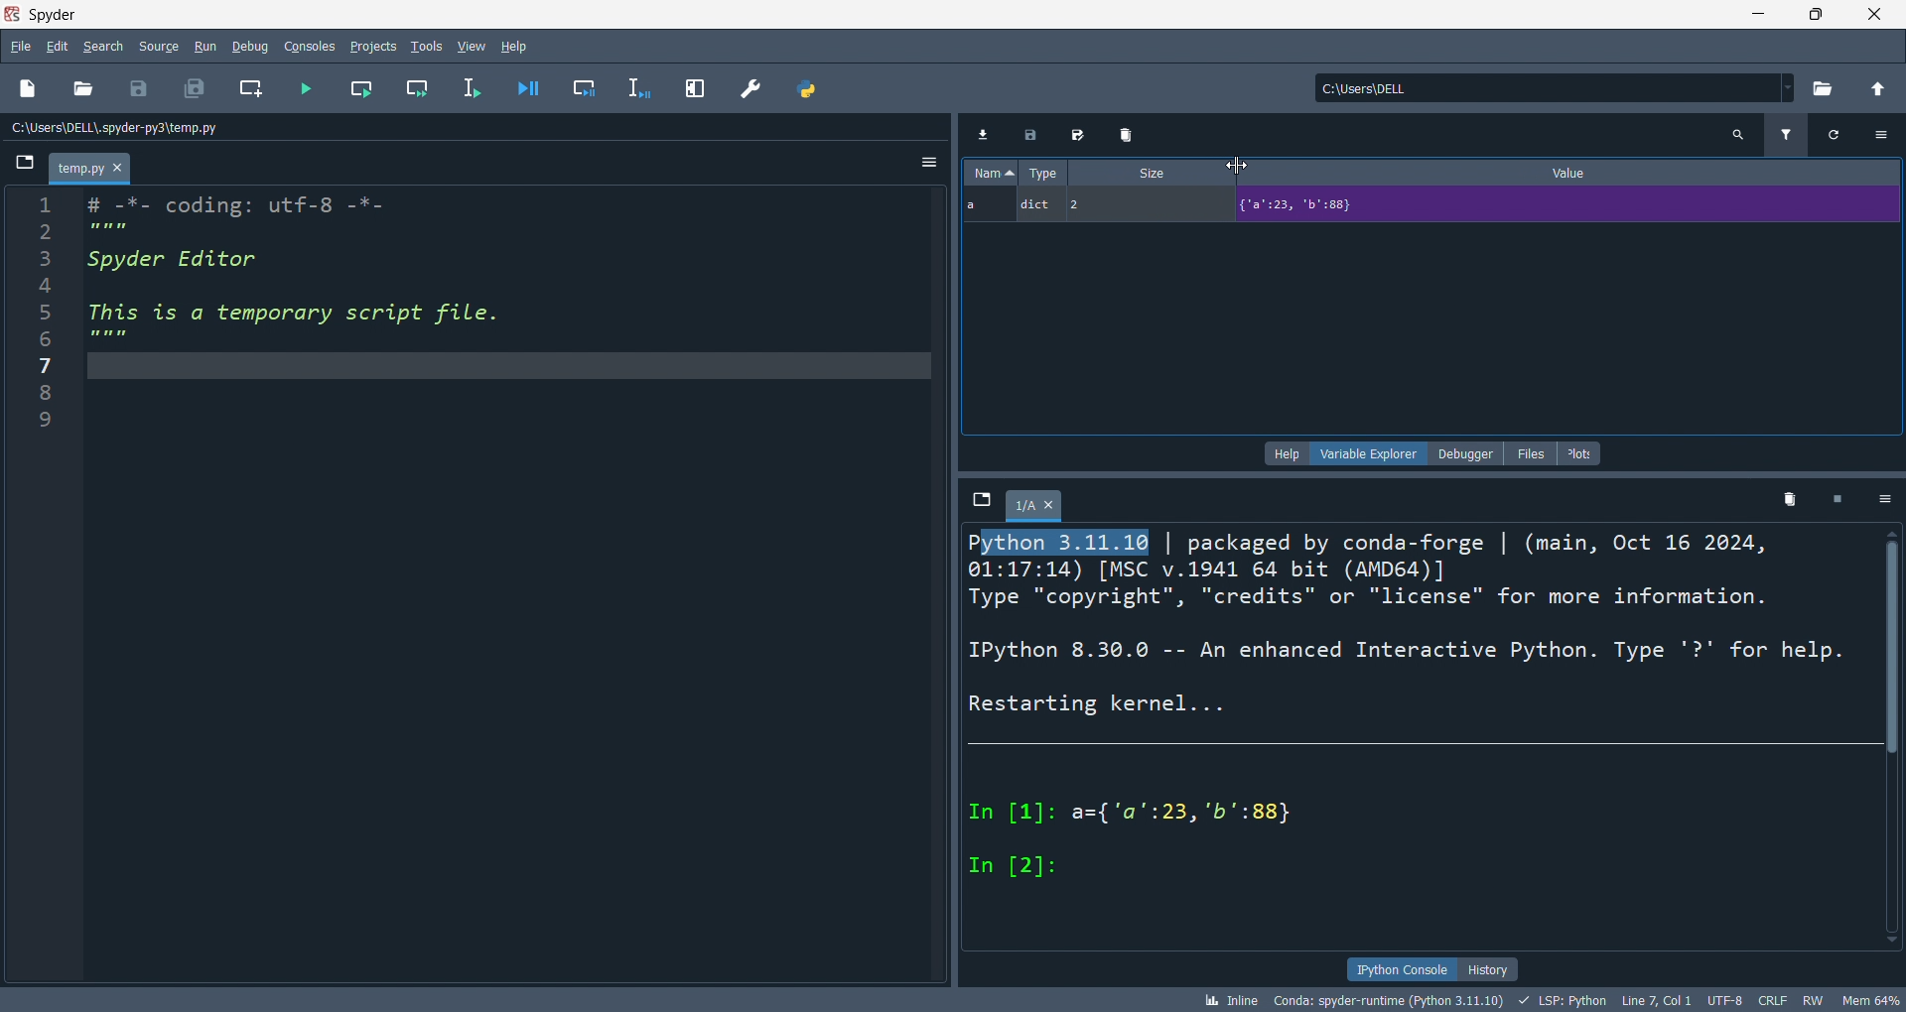  Describe the element at coordinates (637, 86) in the screenshot. I see `debug line` at that location.